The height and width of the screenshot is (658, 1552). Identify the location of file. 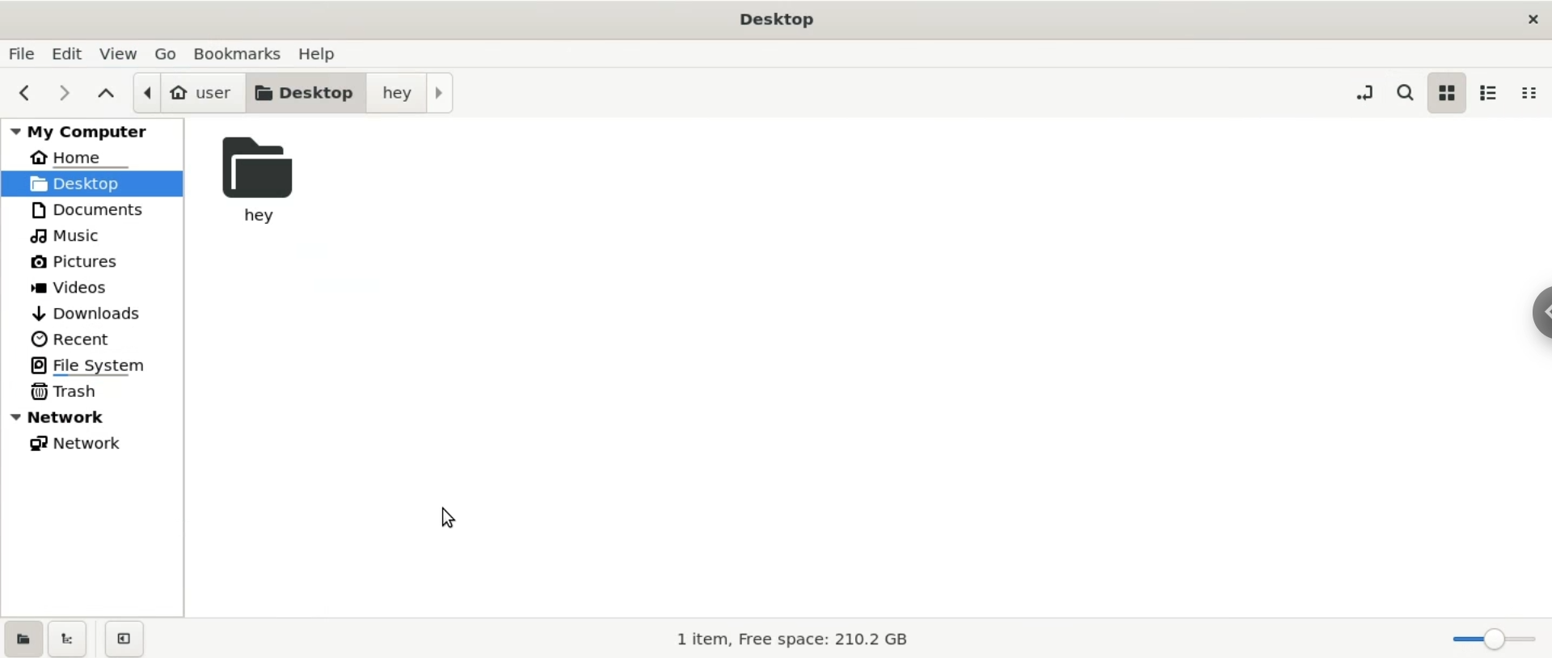
(25, 54).